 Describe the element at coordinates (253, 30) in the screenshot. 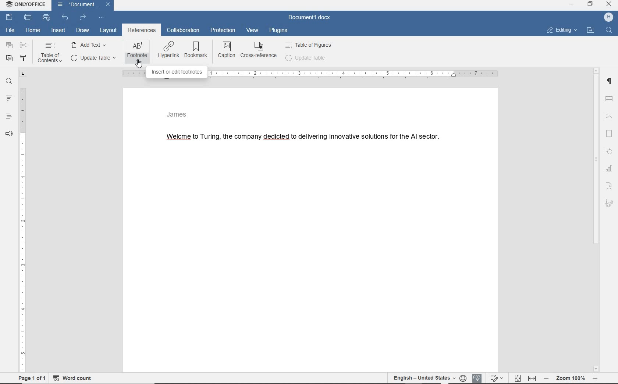

I see `view` at that location.